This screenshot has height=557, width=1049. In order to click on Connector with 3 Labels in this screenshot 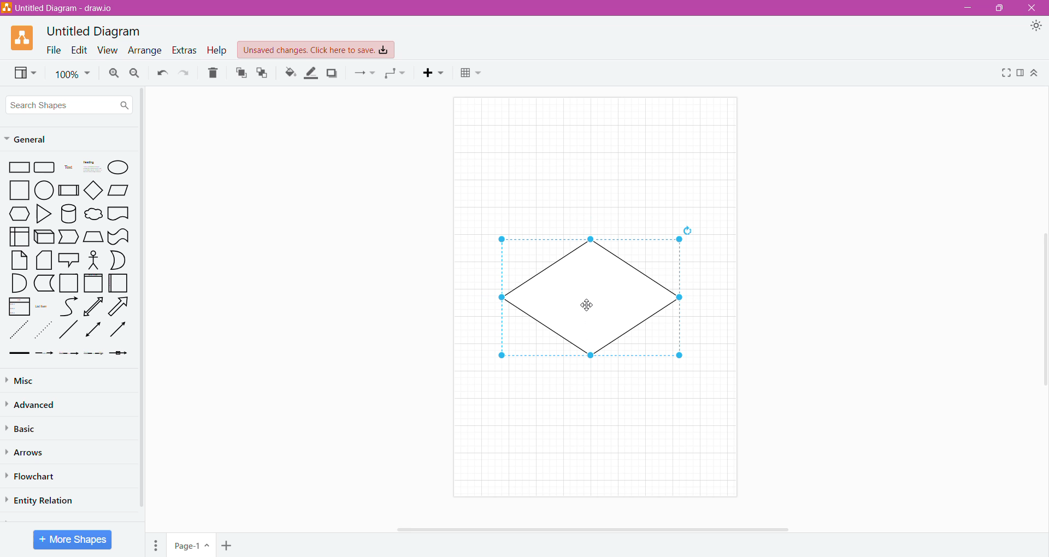, I will do `click(95, 354)`.